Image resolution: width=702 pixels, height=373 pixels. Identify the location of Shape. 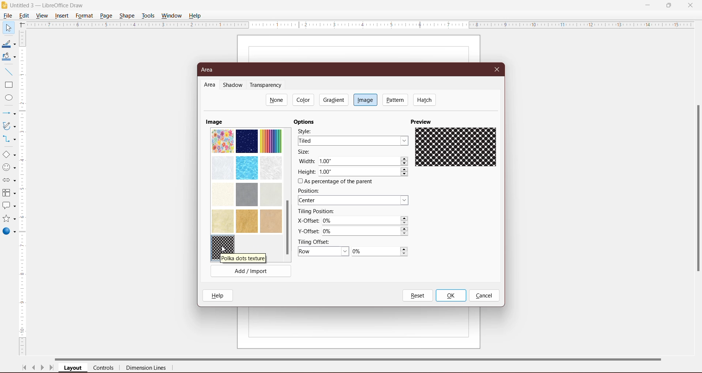
(128, 15).